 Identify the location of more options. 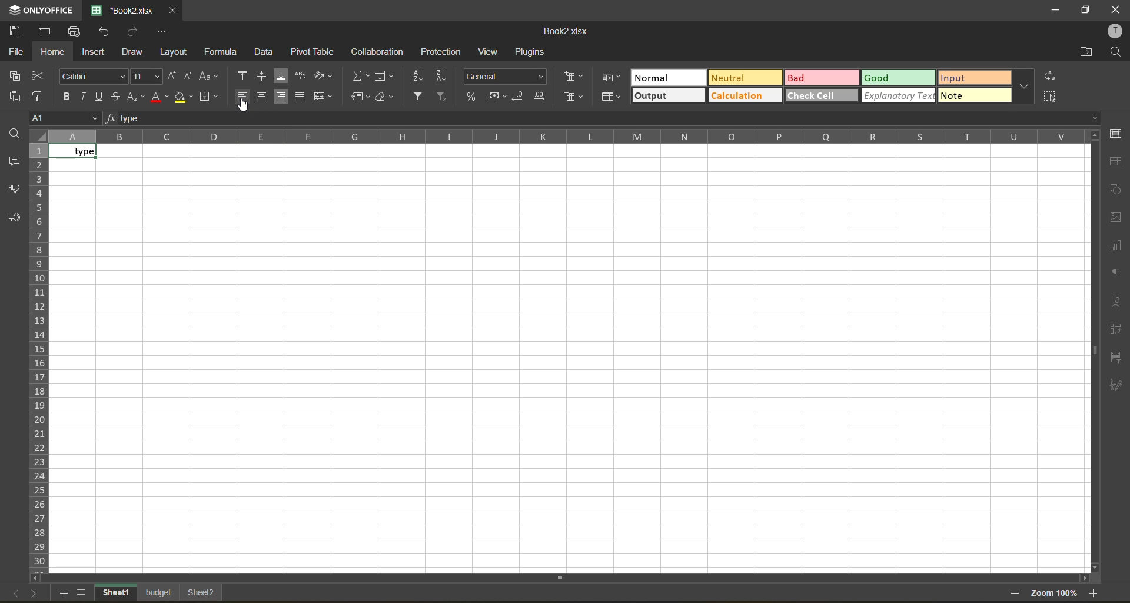
(1025, 86).